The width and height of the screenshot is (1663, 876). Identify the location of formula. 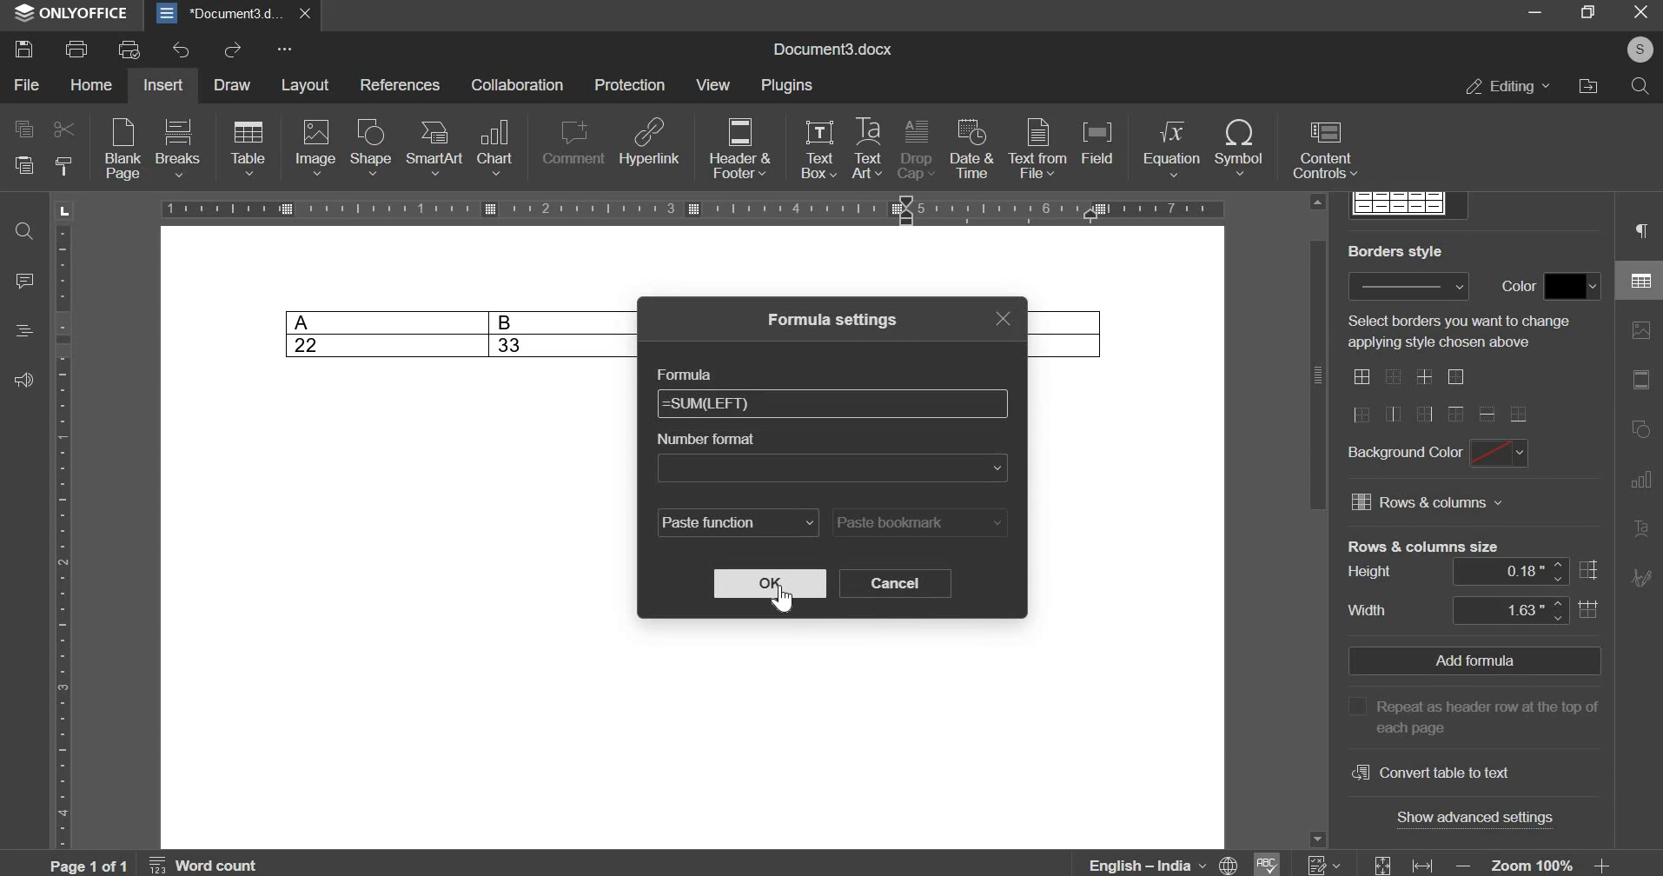
(680, 372).